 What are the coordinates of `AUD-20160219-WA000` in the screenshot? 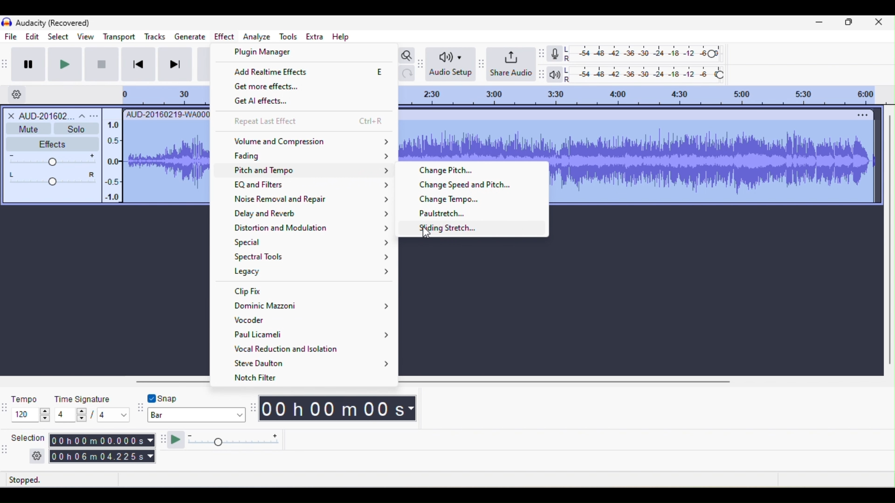 It's located at (166, 114).